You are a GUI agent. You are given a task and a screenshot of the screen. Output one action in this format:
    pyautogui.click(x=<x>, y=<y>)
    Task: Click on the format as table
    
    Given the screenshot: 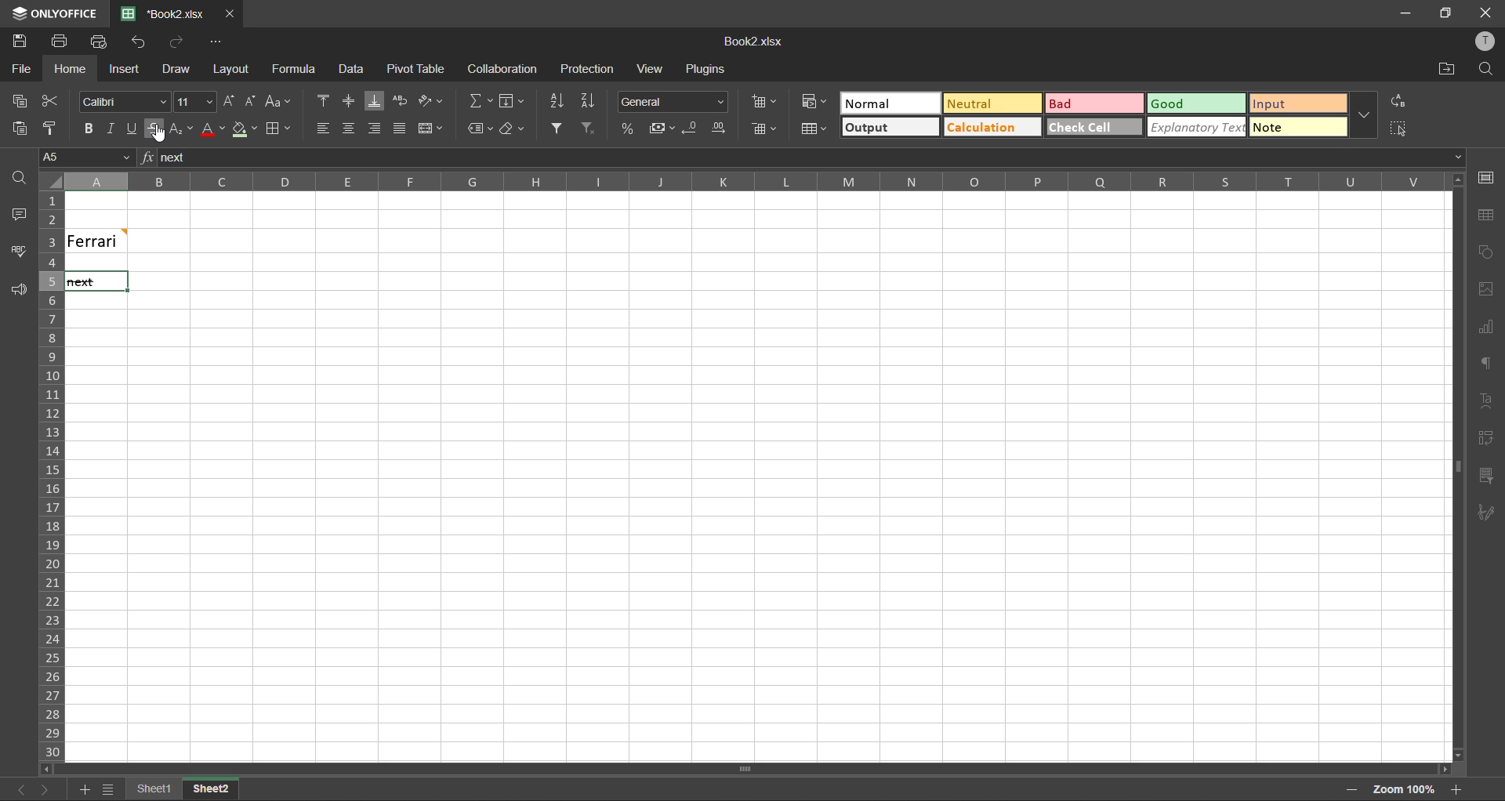 What is the action you would take?
    pyautogui.click(x=814, y=127)
    